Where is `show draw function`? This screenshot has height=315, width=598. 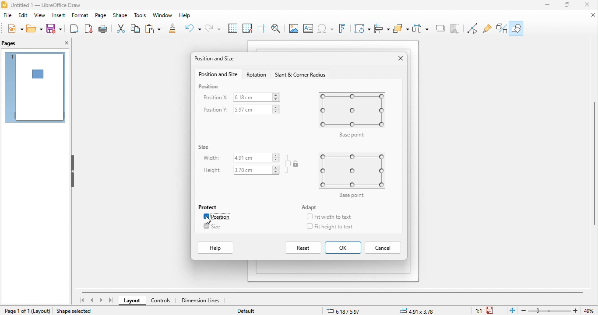 show draw function is located at coordinates (516, 28).